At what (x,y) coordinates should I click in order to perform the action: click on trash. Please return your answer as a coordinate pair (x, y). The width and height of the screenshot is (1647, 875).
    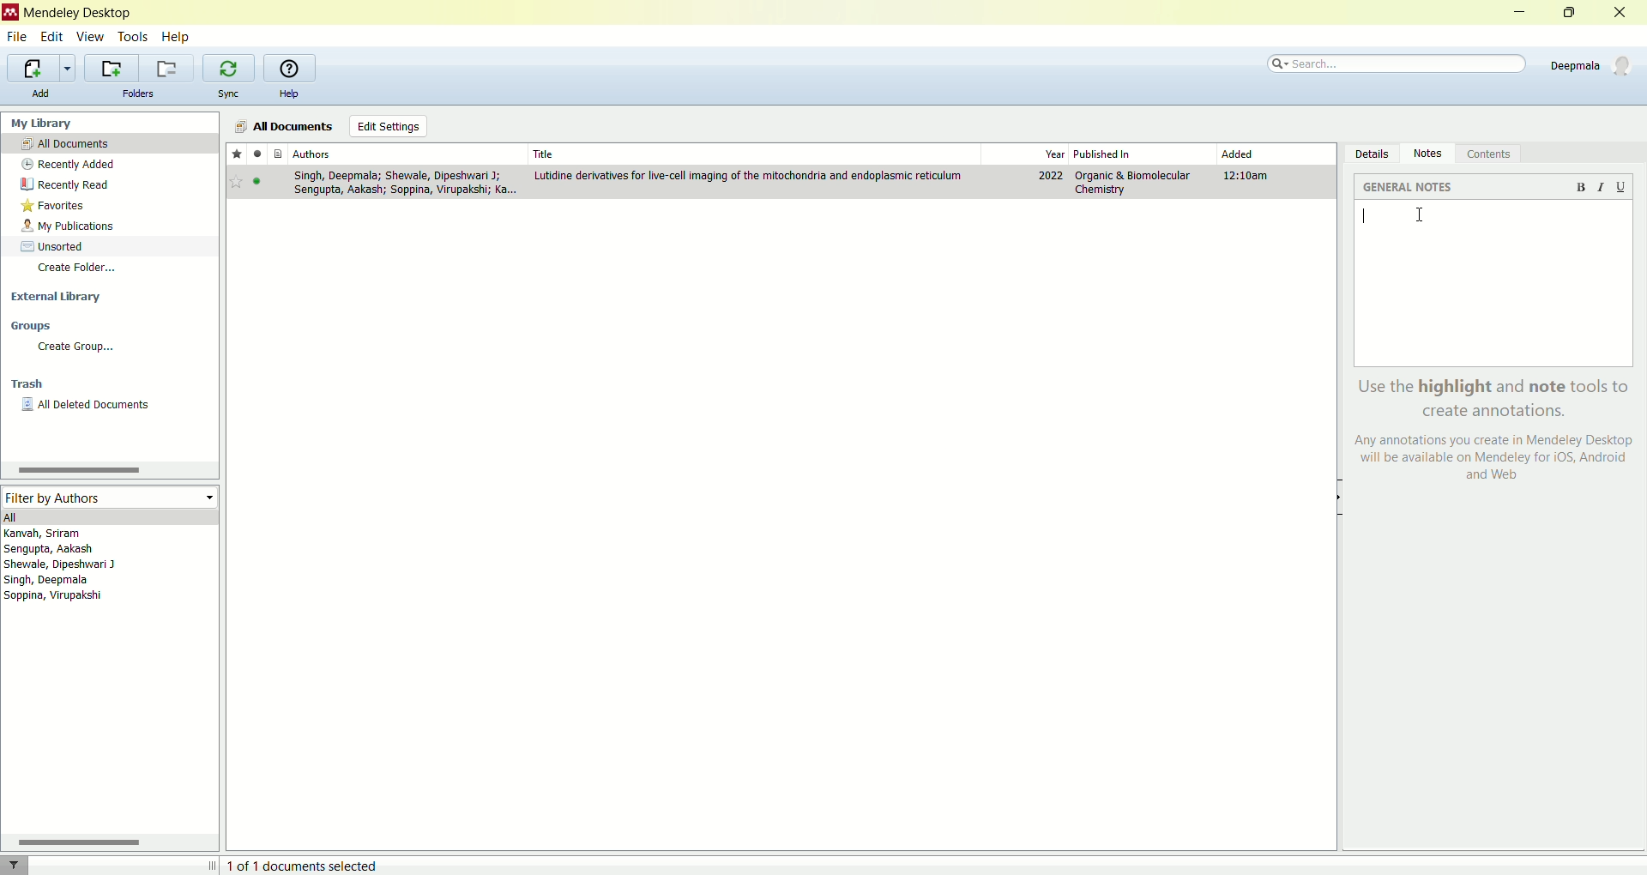
    Looking at the image, I should click on (110, 383).